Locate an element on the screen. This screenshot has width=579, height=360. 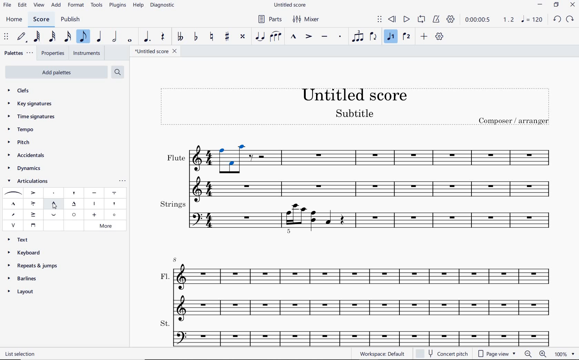
STACCATISSIMO WEDGE ABOVE is located at coordinates (113, 204).